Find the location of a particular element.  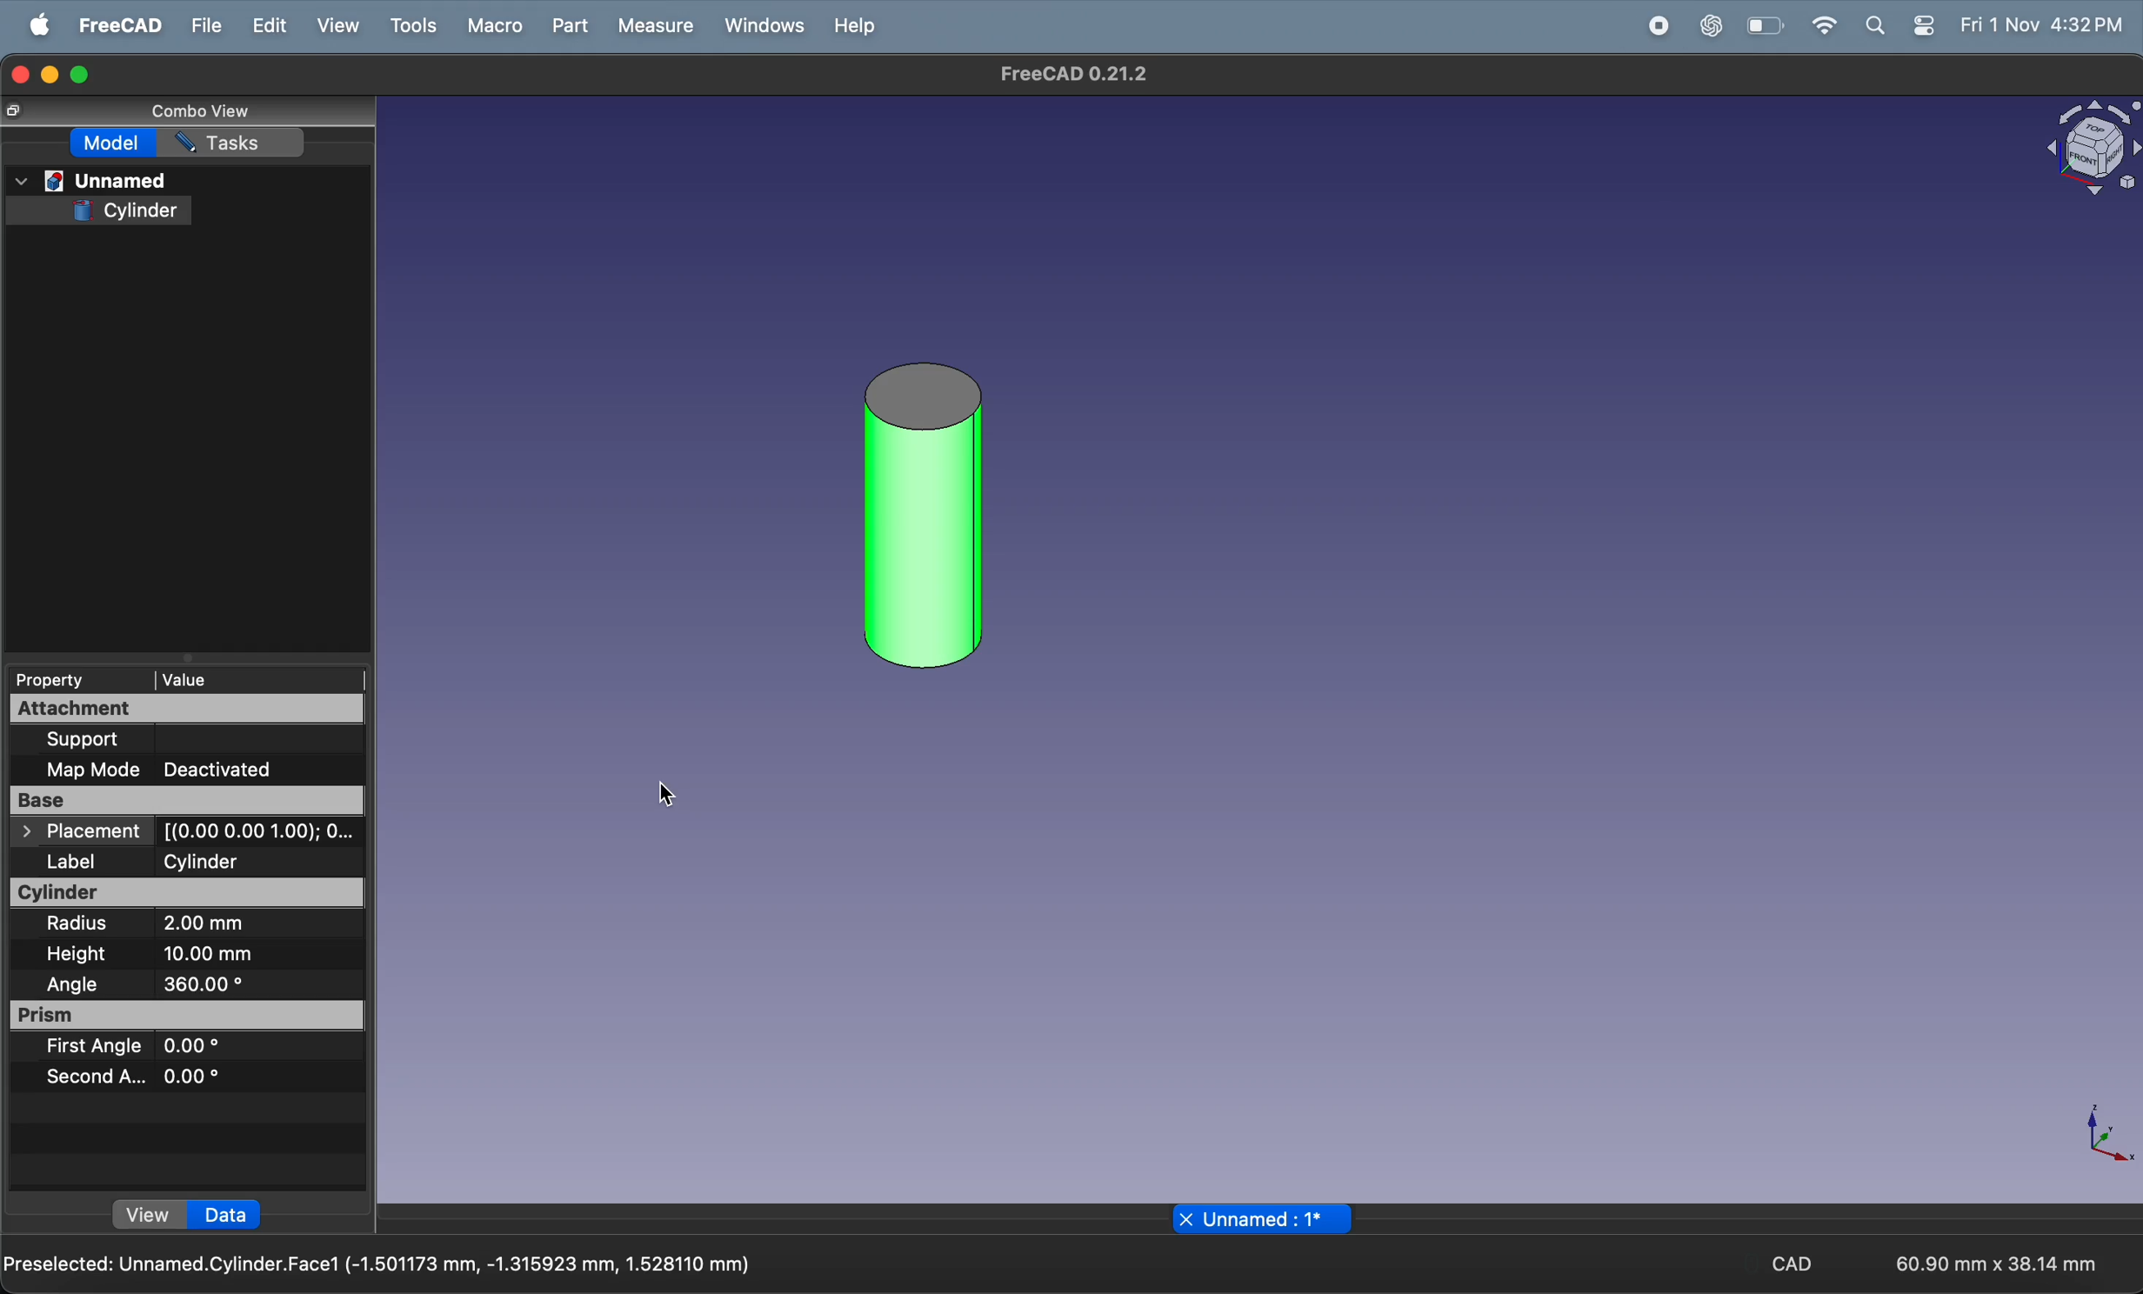

property is located at coordinates (66, 680).